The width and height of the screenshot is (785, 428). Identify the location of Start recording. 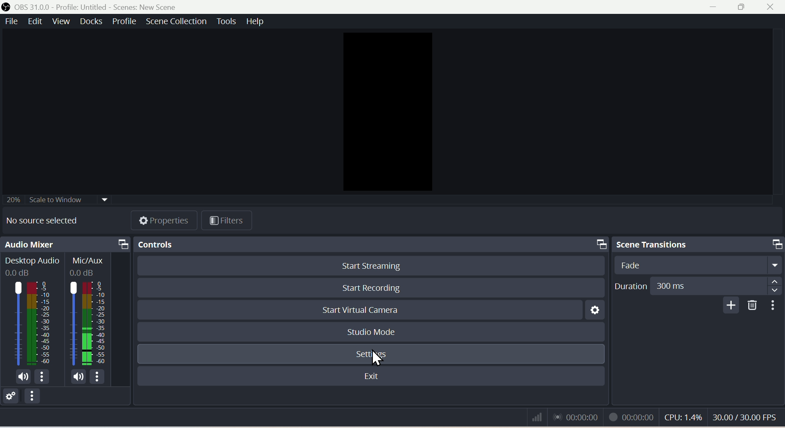
(370, 288).